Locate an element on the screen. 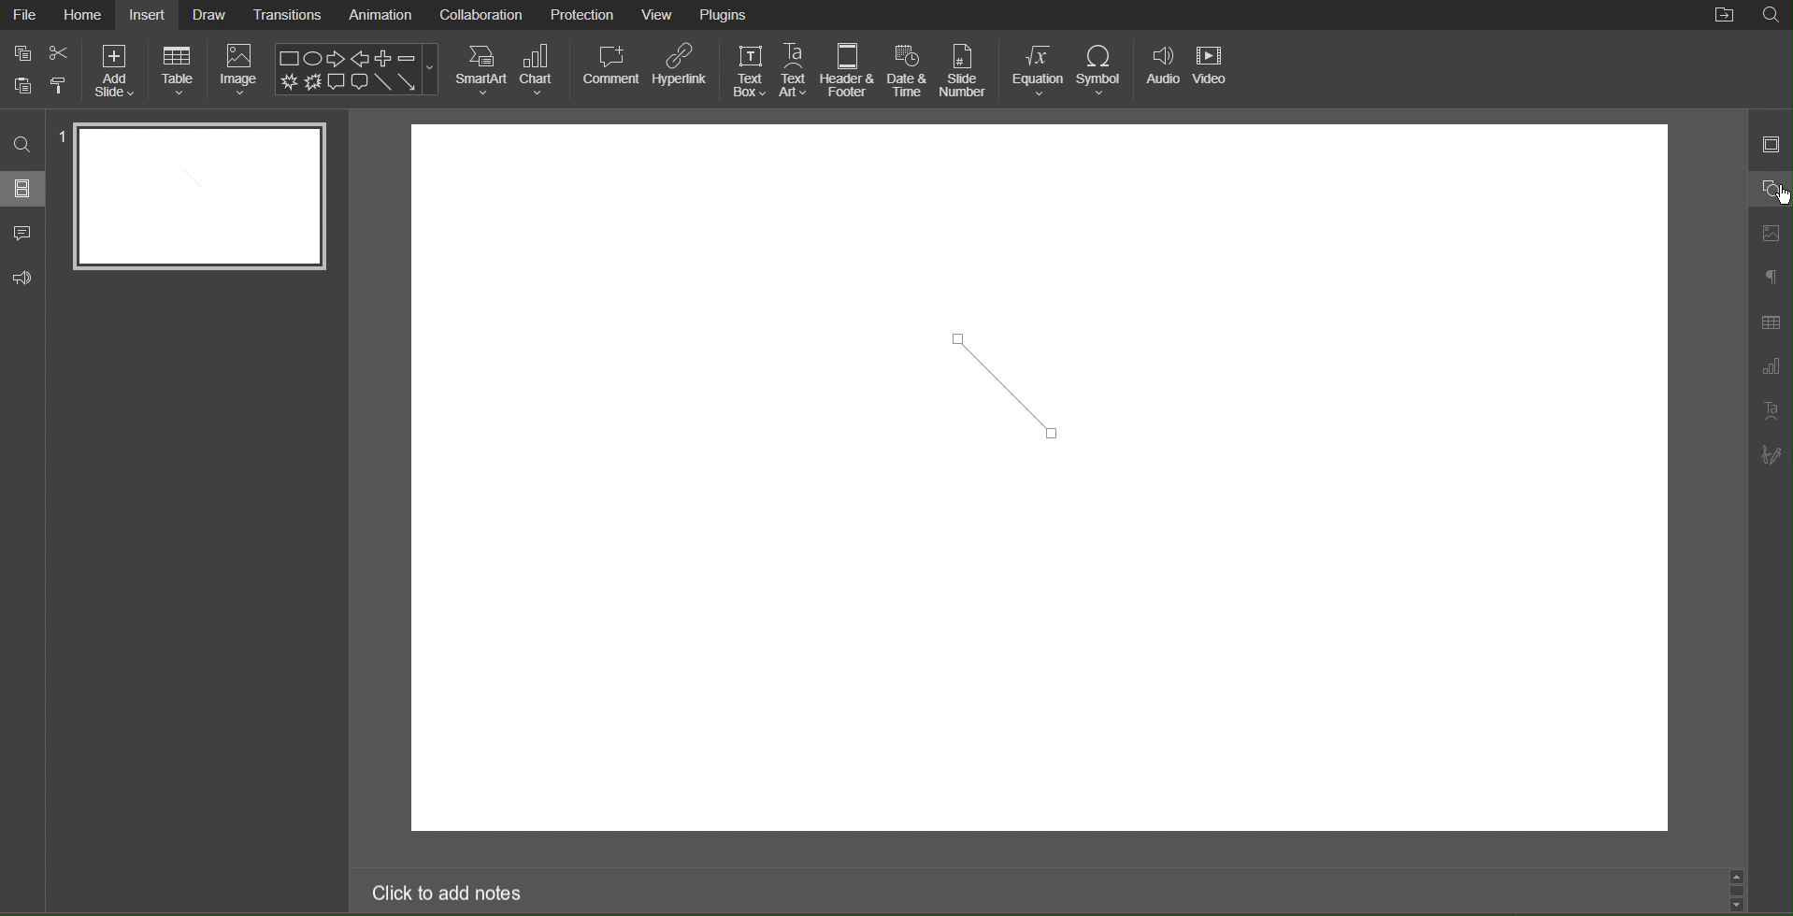  Table is located at coordinates (176, 72).